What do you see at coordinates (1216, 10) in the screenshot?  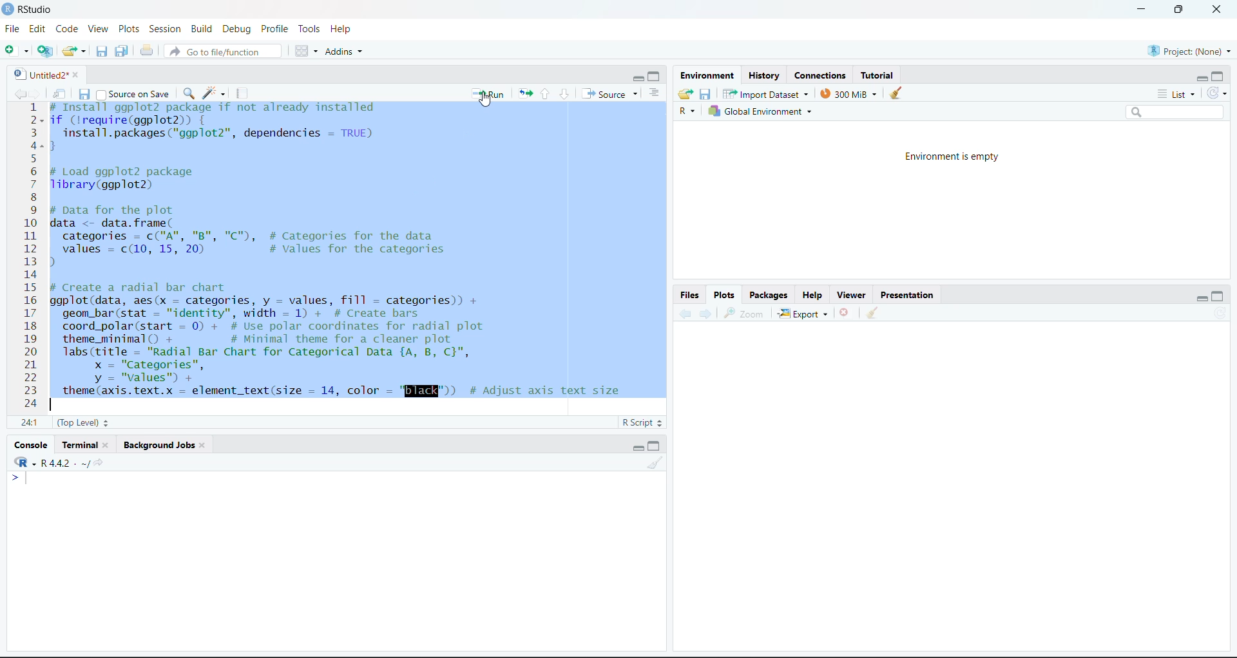 I see `close` at bounding box center [1216, 10].